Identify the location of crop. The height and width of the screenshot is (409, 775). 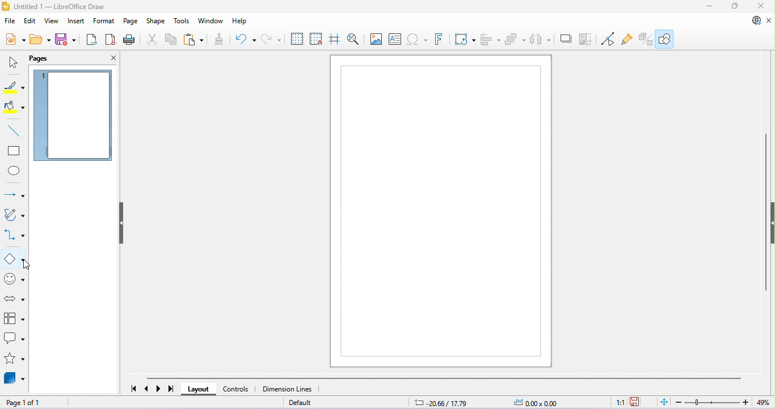
(566, 39).